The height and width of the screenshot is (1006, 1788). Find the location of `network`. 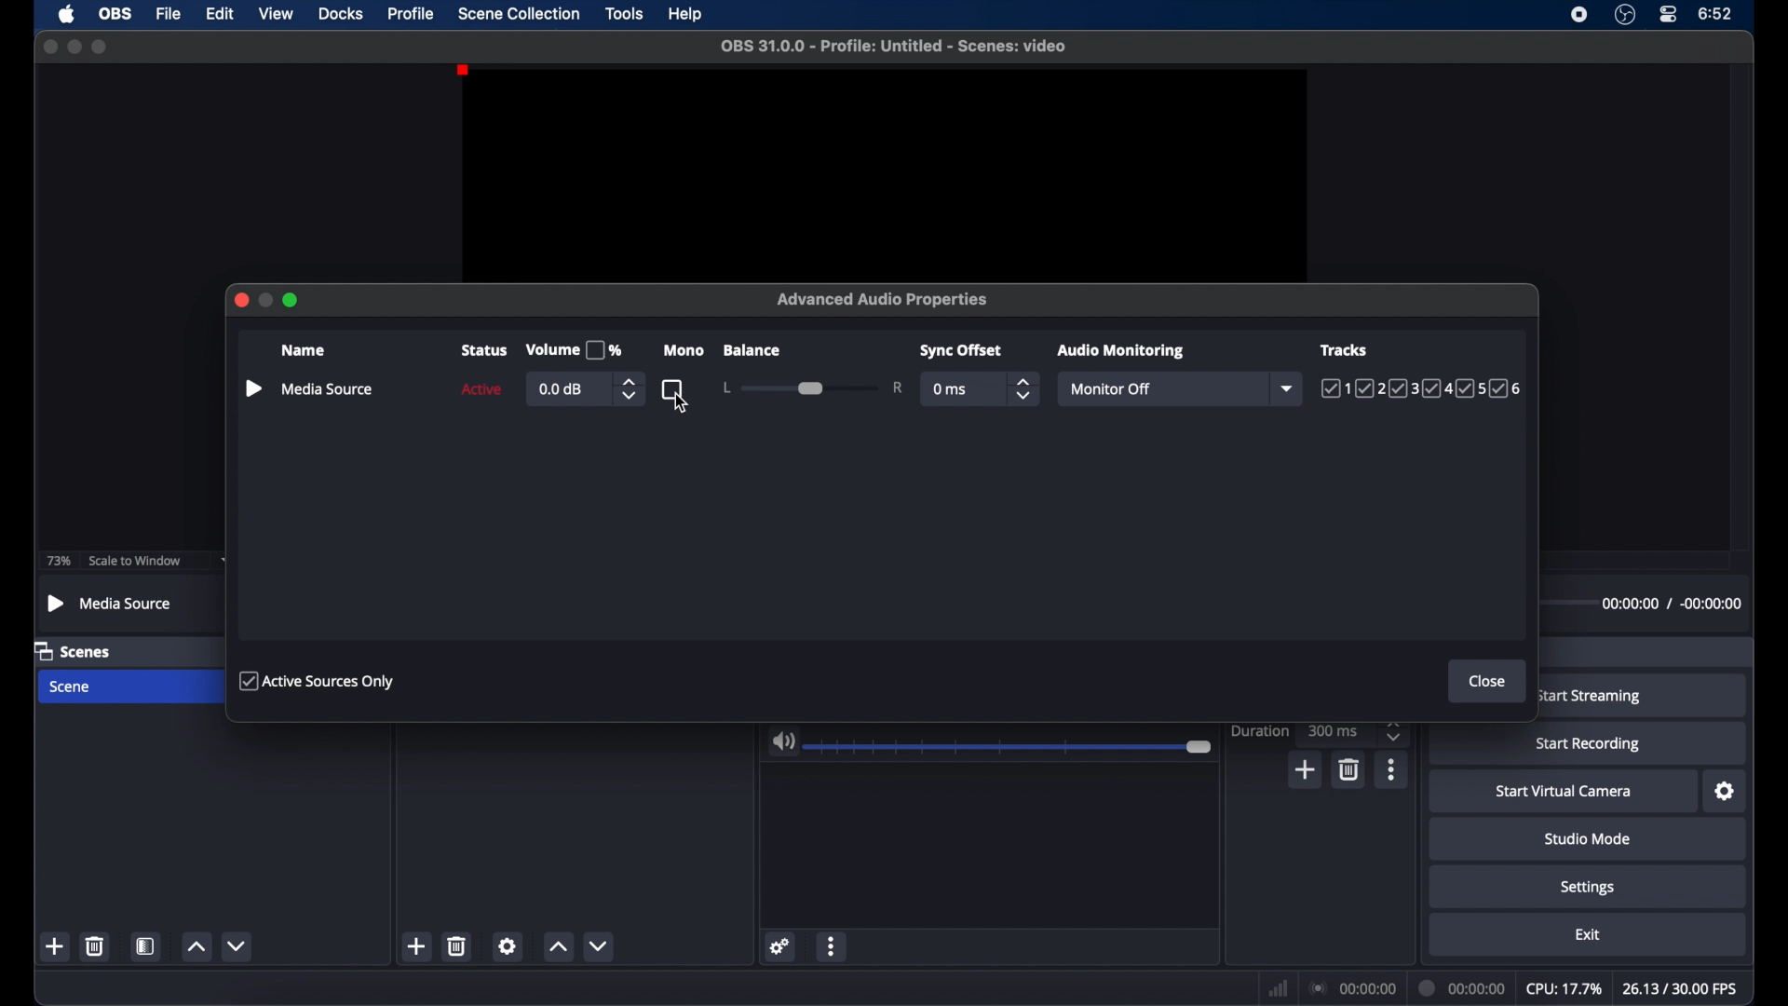

network is located at coordinates (1278, 989).